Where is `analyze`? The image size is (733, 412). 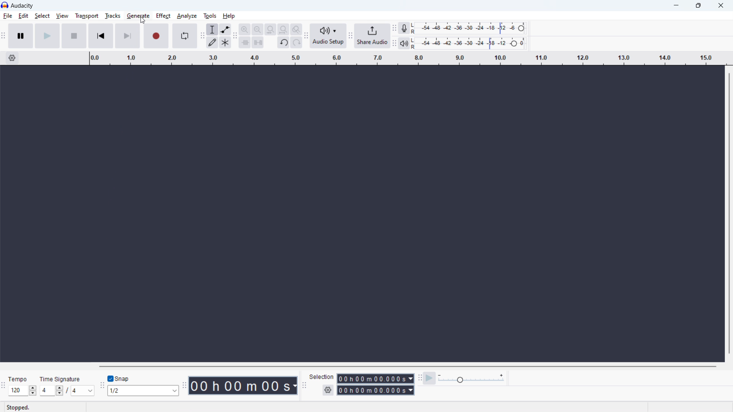
analyze is located at coordinates (187, 16).